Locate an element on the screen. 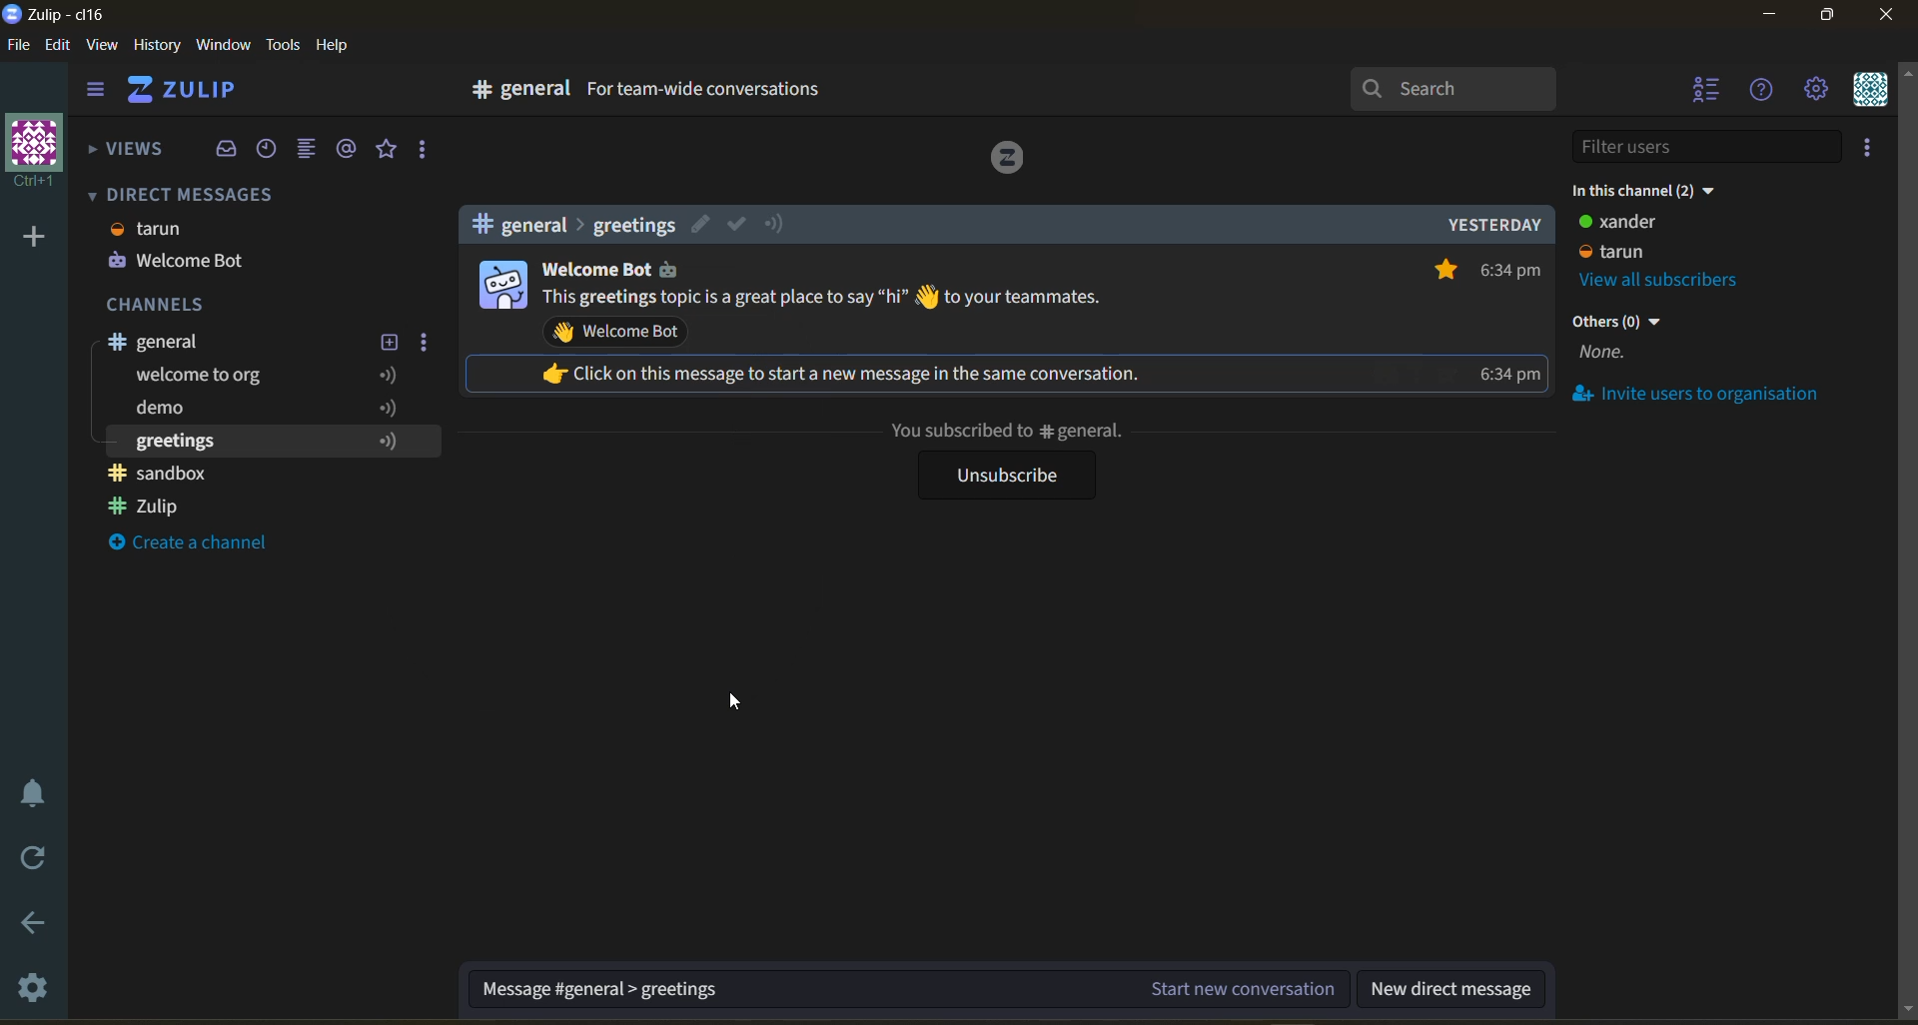 This screenshot has height=1025, width=1918. cursor is located at coordinates (732, 703).